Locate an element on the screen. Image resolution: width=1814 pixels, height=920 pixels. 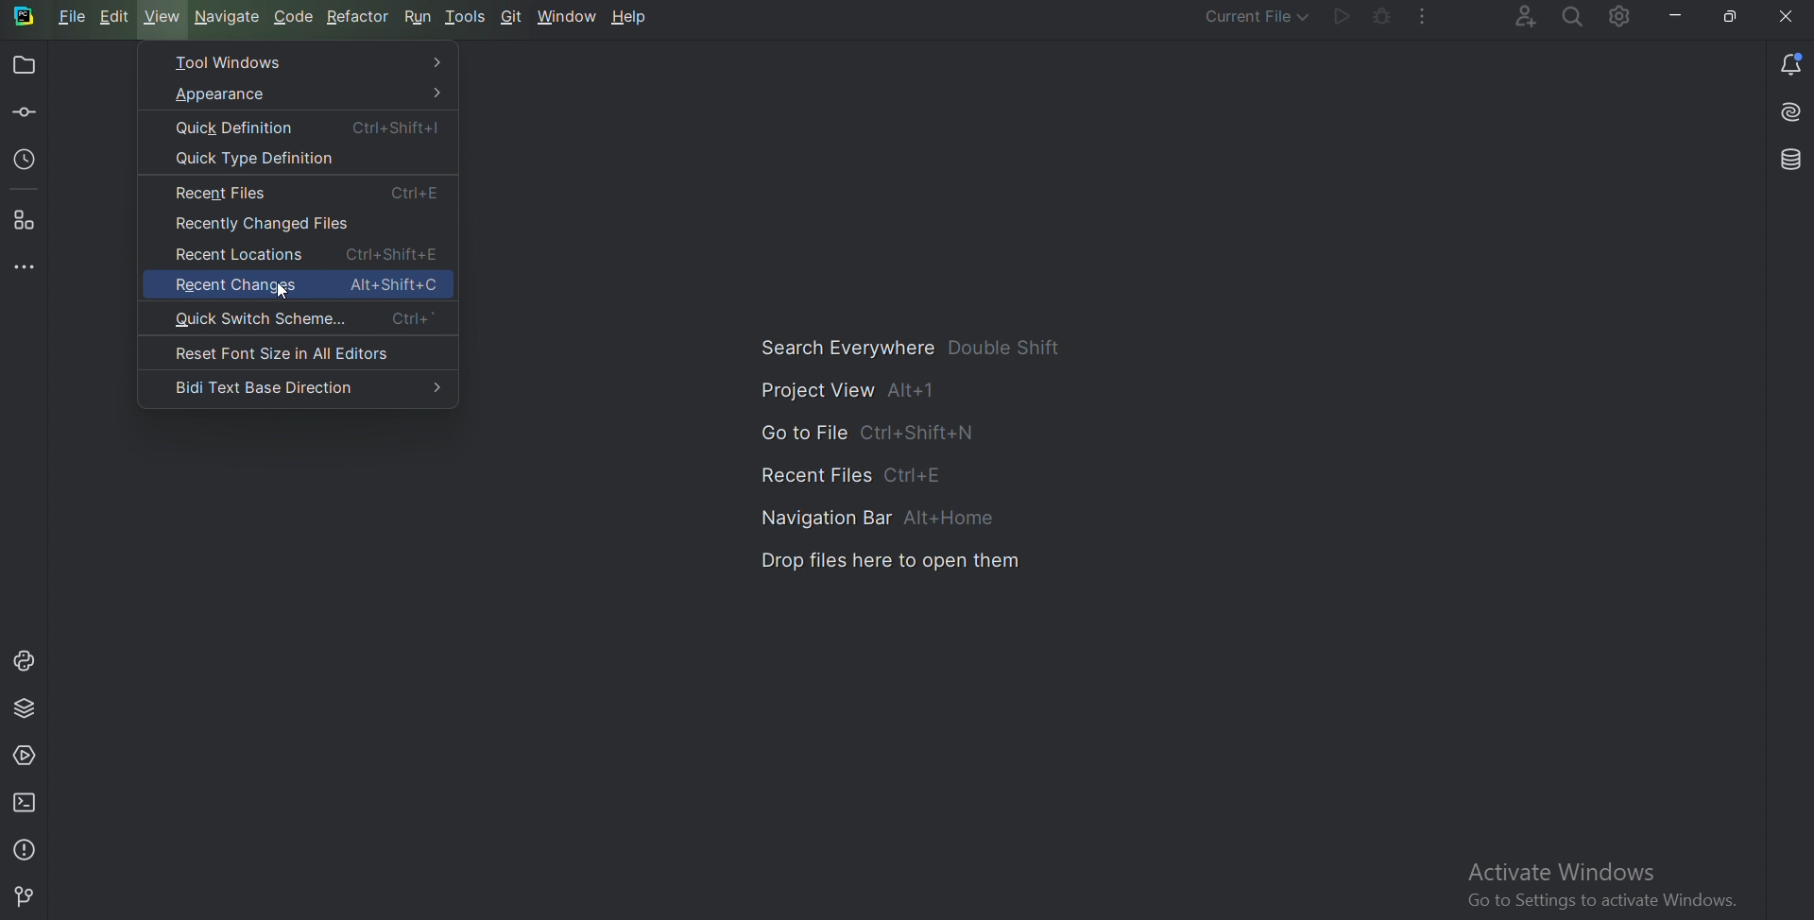
Run  is located at coordinates (418, 16).